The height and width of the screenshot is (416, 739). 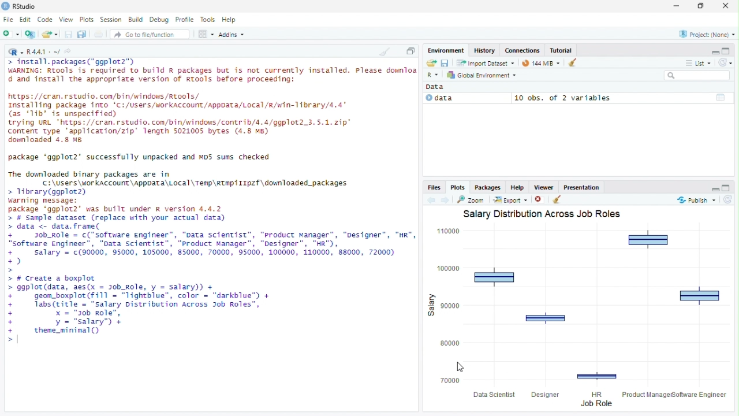 I want to click on Workspace panes, so click(x=206, y=34).